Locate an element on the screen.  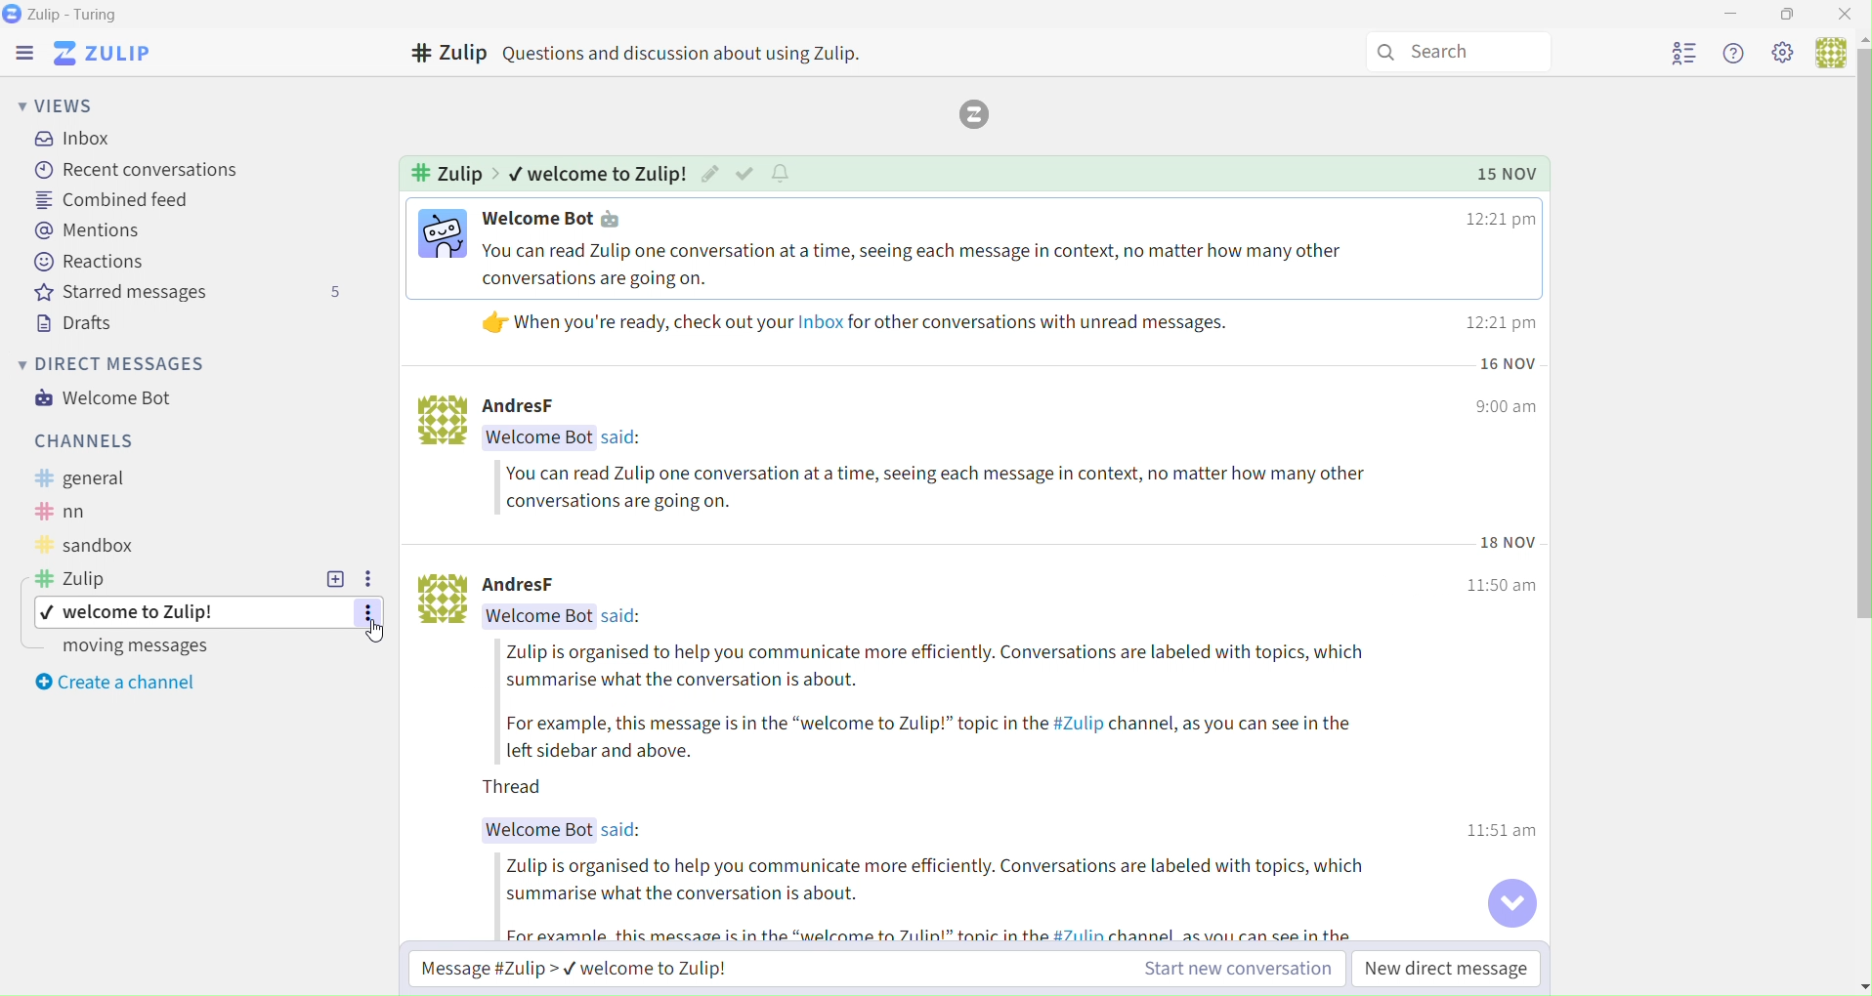
Create a channel is located at coordinates (113, 679).